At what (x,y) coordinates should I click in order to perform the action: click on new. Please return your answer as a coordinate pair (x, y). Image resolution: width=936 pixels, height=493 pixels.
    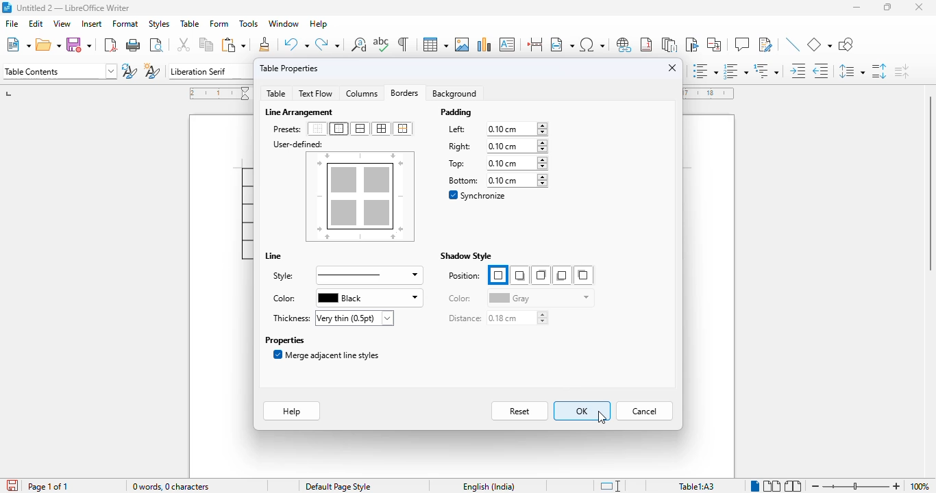
    Looking at the image, I should click on (19, 45).